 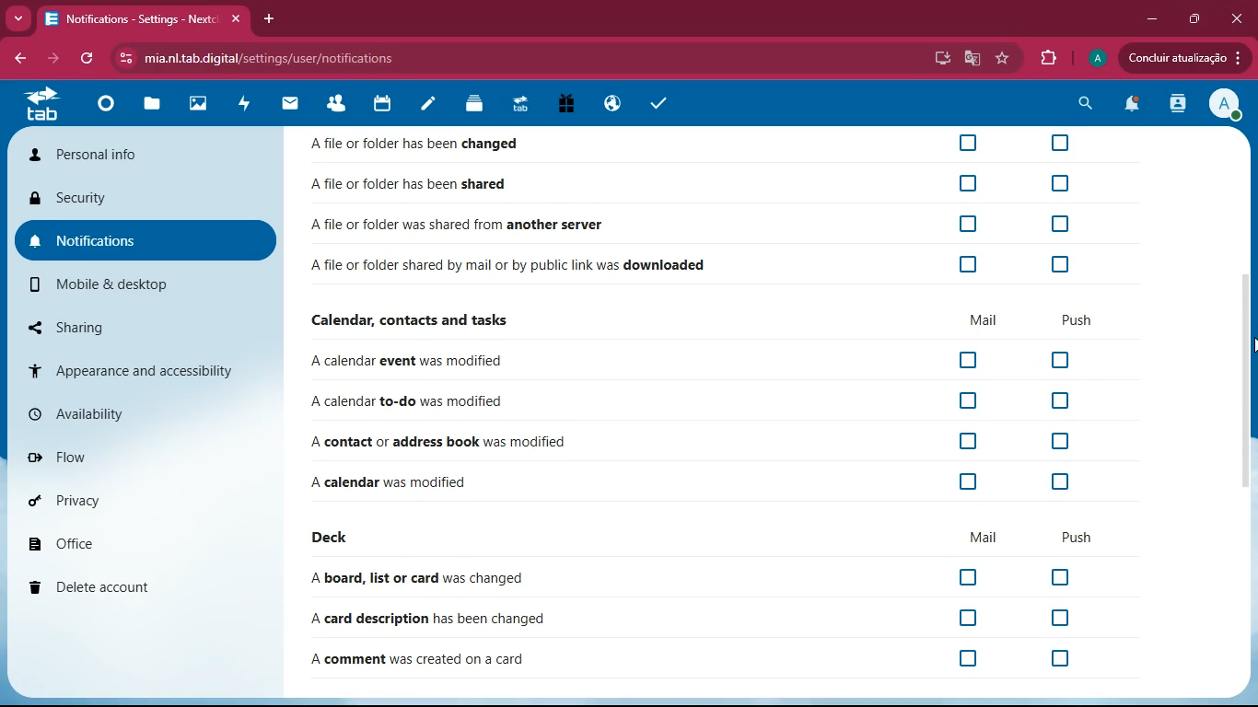 I want to click on Cursor, so click(x=1250, y=347).